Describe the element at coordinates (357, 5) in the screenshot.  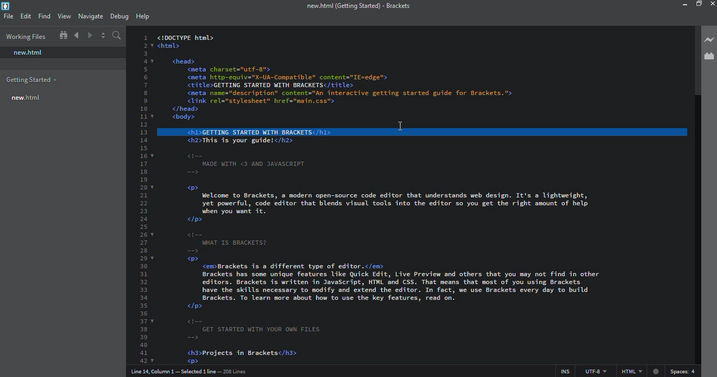
I see `brackets` at that location.